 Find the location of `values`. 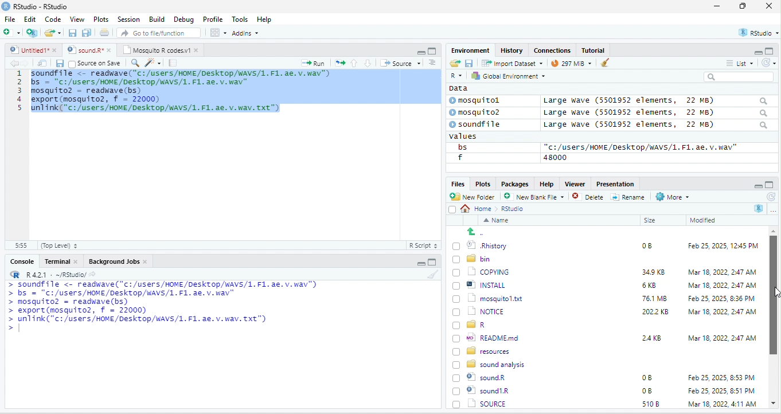

values is located at coordinates (469, 136).